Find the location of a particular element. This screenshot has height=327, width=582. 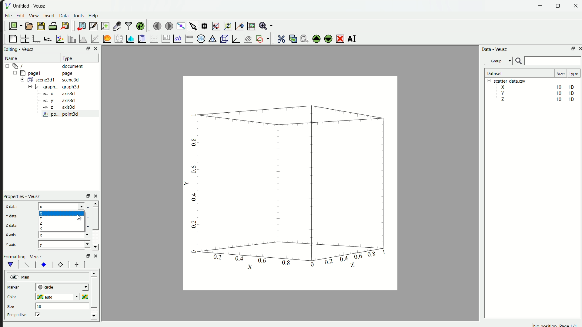

 is located at coordinates (87, 255).